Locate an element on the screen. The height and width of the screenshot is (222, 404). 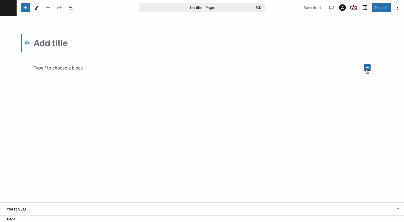
Tools is located at coordinates (37, 8).